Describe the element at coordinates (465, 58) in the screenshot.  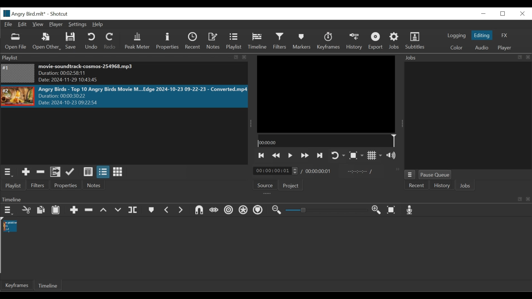
I see `Jobs Panel` at that location.